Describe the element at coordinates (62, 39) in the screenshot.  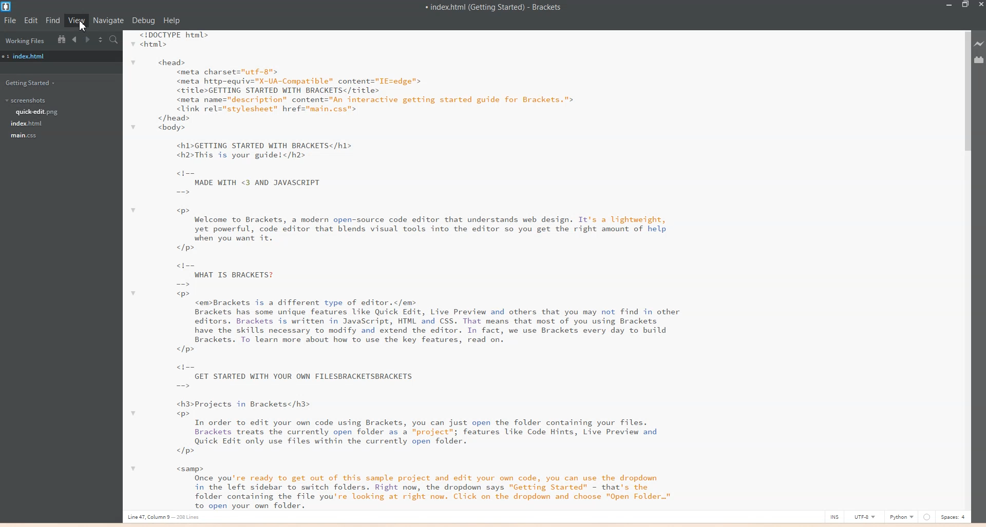
I see `Show in file Tree` at that location.